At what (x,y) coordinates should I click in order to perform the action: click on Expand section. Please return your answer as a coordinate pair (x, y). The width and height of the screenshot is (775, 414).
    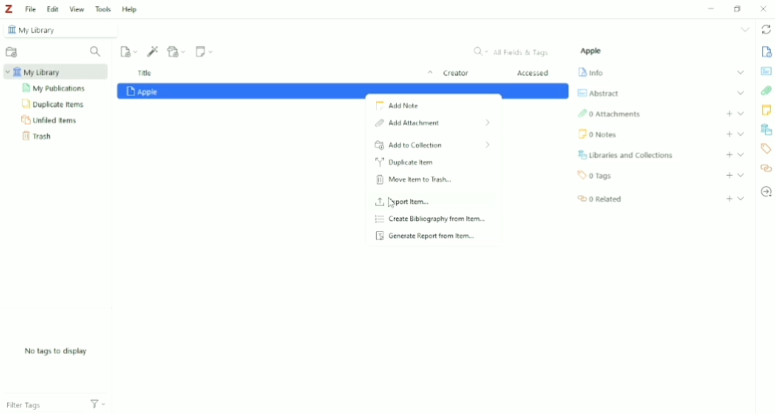
    Looking at the image, I should click on (741, 133).